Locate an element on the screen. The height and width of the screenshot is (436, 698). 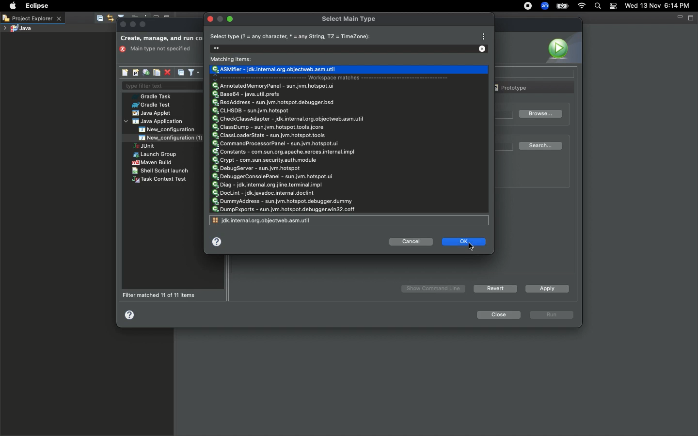
ClassDump - sun.jvm.hotspot.tools.jcore is located at coordinates (269, 127).